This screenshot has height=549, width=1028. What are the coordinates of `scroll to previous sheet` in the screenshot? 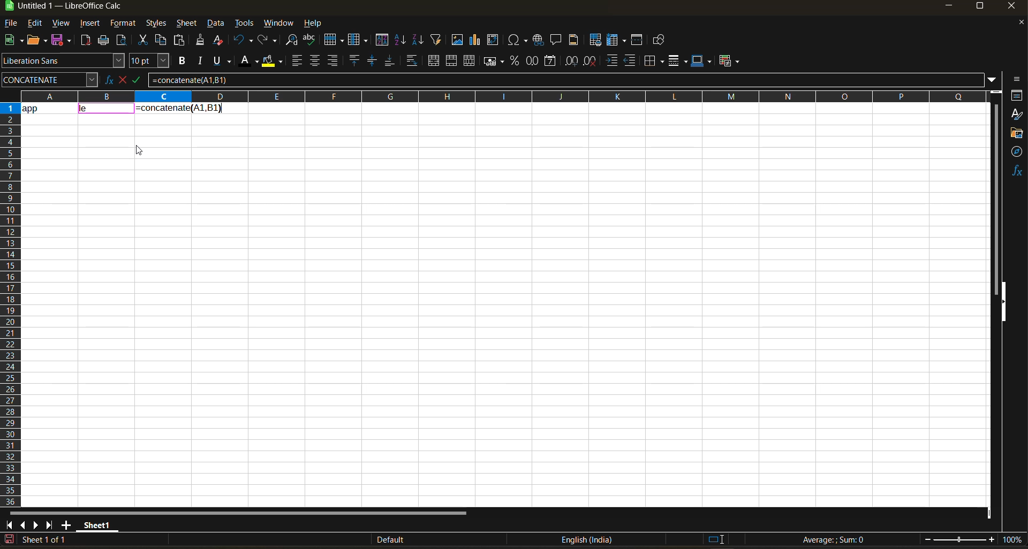 It's located at (23, 524).